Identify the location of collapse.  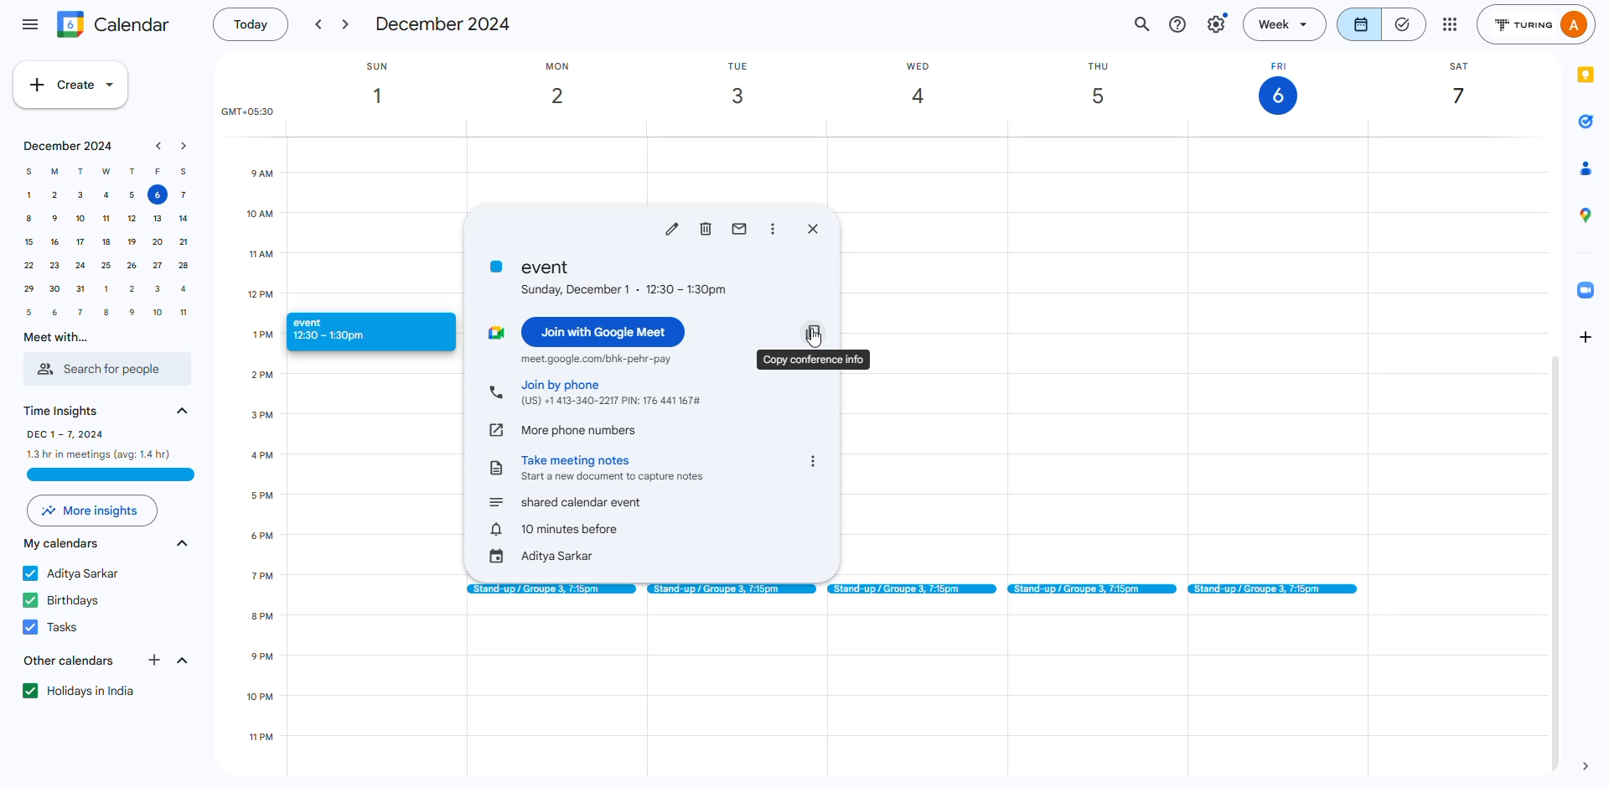
(181, 546).